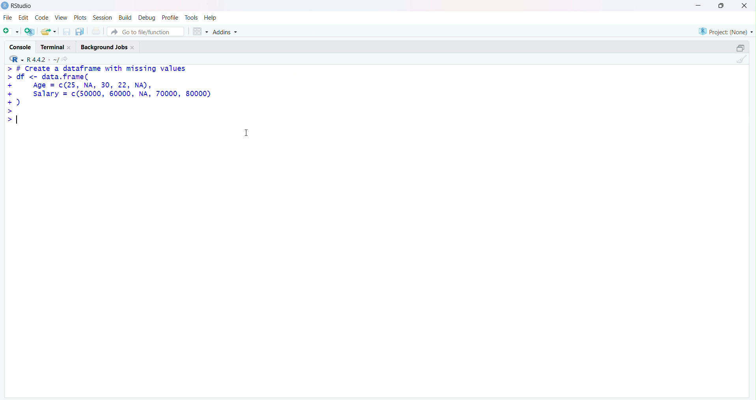  What do you see at coordinates (725, 32) in the screenshot?
I see `Project (Note)` at bounding box center [725, 32].